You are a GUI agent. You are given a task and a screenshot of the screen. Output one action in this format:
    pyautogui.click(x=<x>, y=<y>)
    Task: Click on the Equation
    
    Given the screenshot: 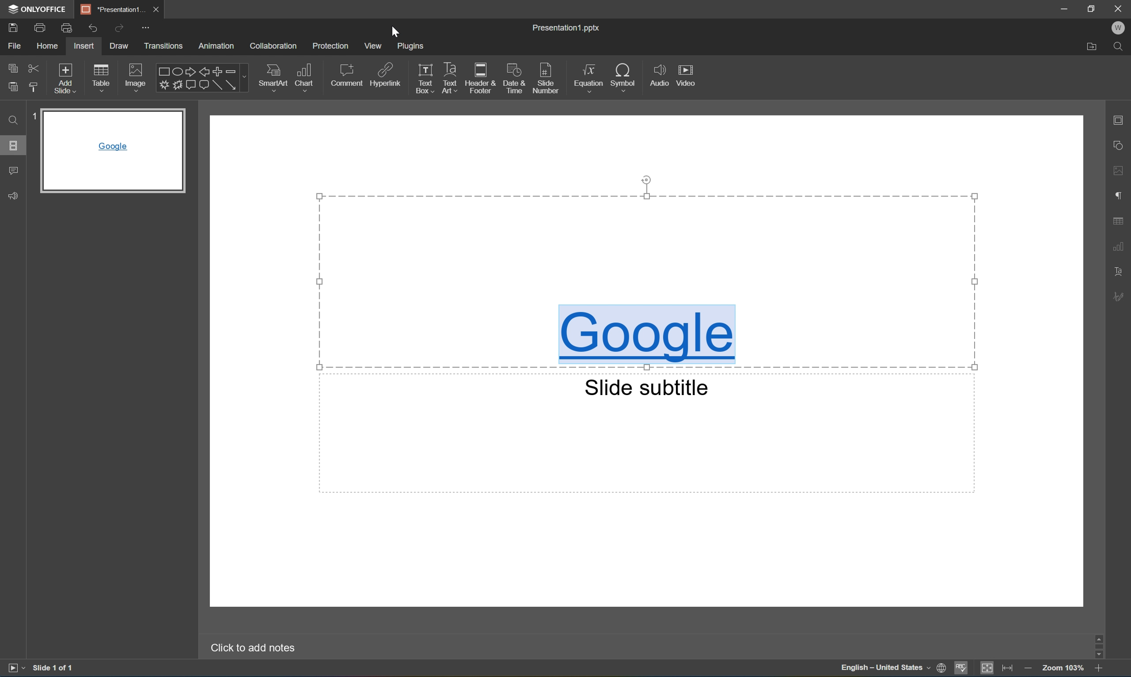 What is the action you would take?
    pyautogui.click(x=589, y=79)
    